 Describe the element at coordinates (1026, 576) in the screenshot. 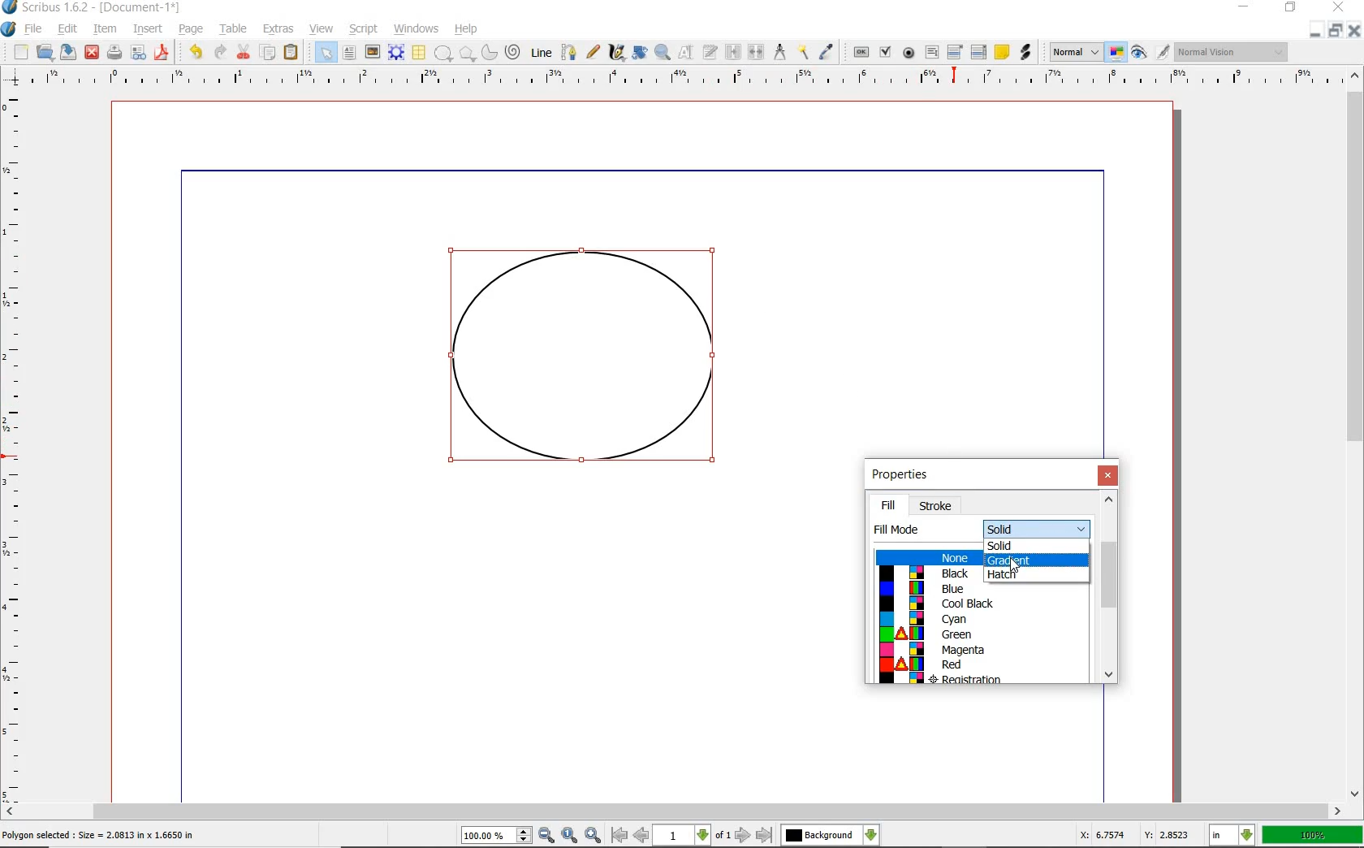

I see `hatch` at that location.